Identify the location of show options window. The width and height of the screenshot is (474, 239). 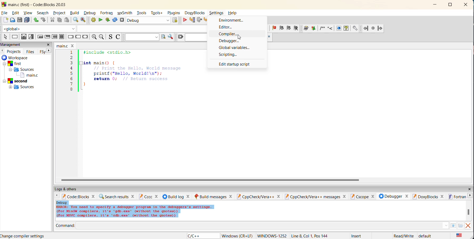
(171, 36).